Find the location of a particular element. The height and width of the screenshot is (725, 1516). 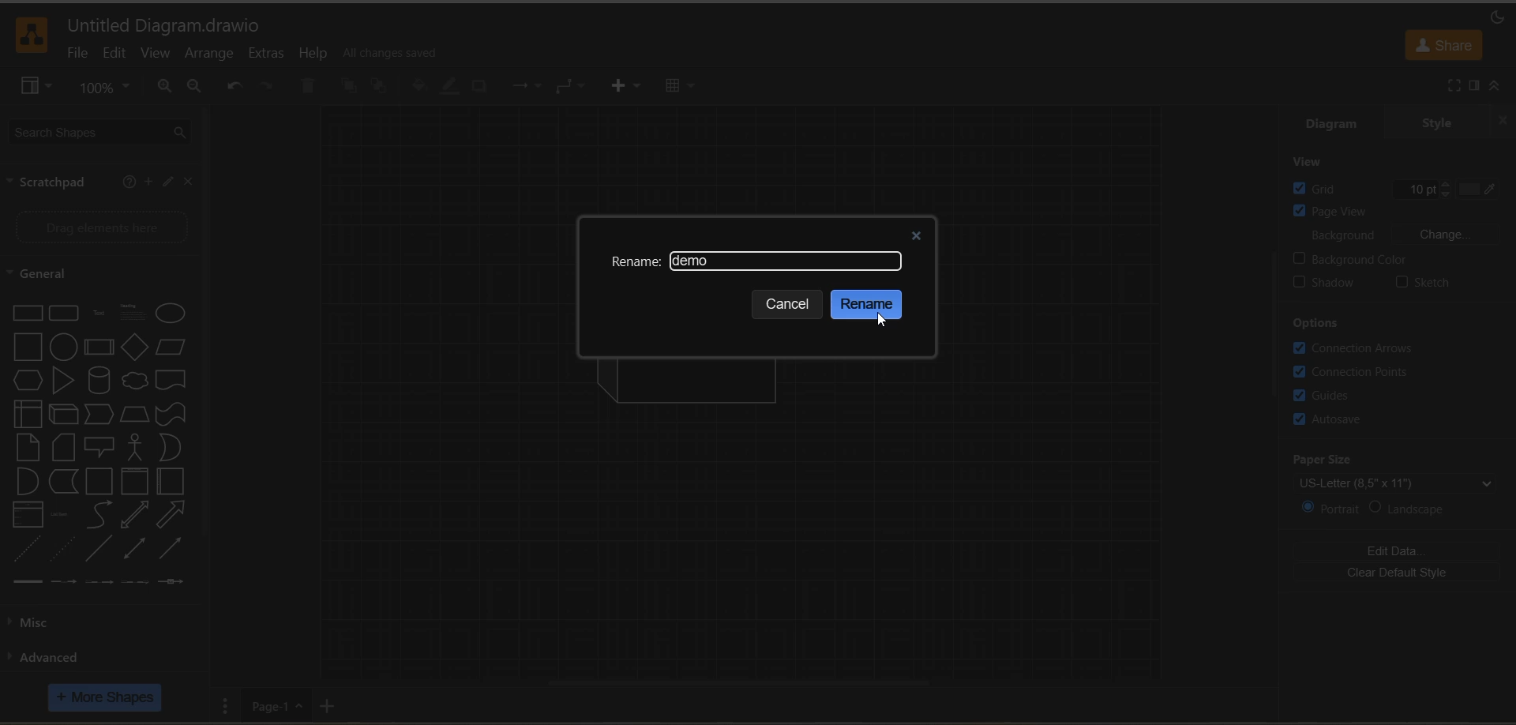

close is located at coordinates (189, 183).